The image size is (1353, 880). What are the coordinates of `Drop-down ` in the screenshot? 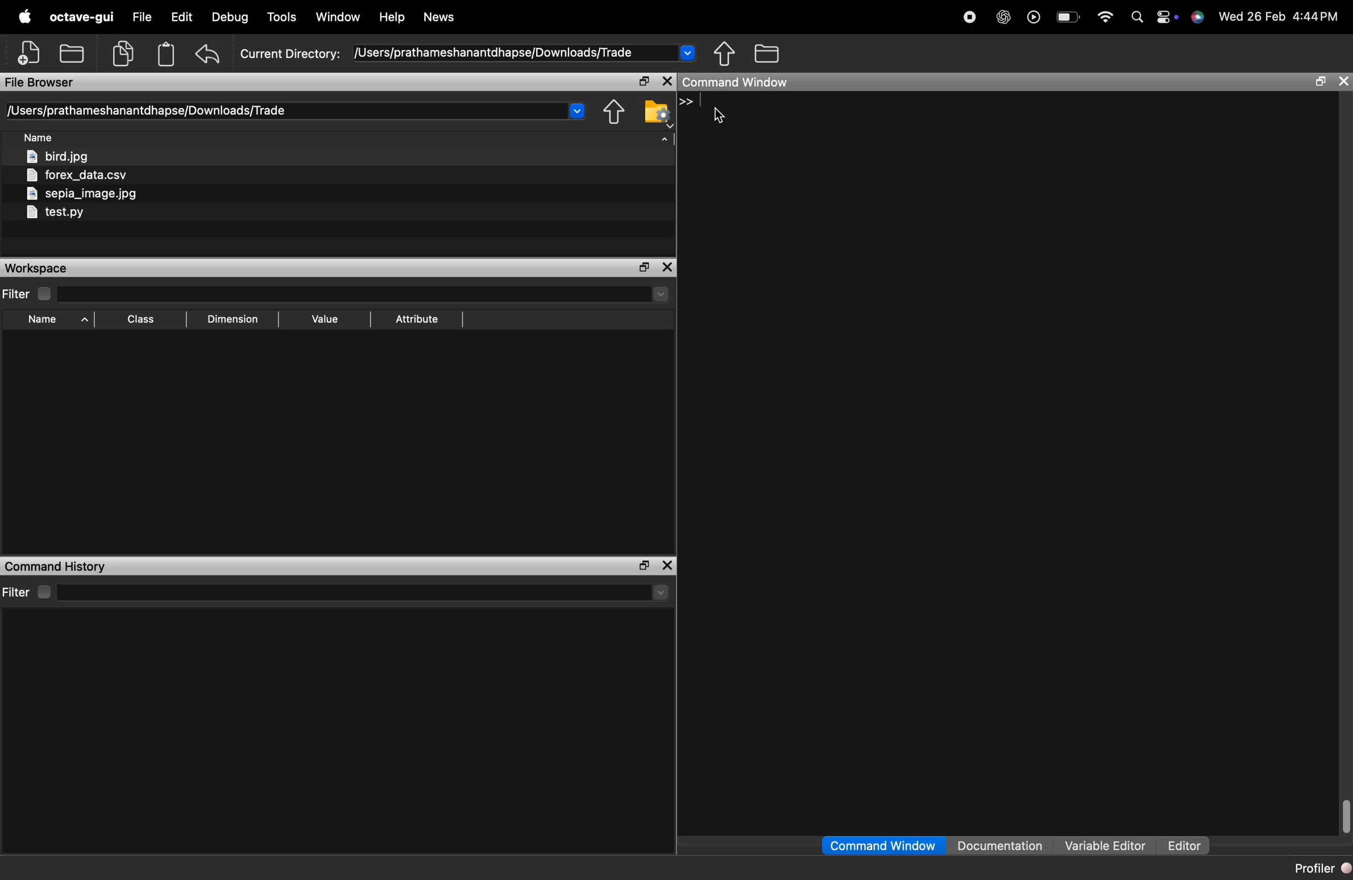 It's located at (661, 293).